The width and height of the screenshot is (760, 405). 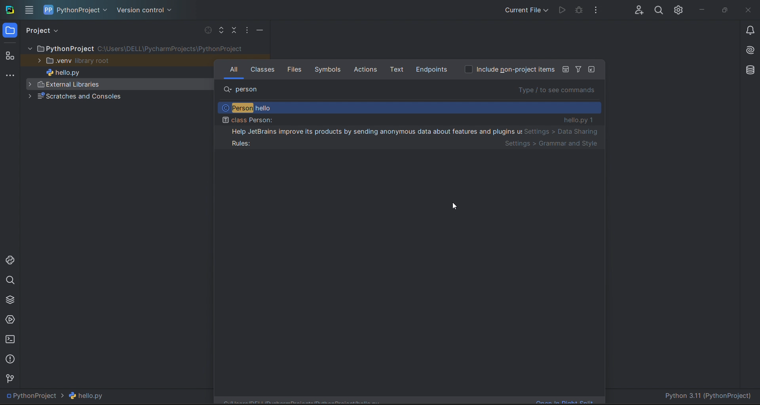 I want to click on close, so click(x=747, y=8).